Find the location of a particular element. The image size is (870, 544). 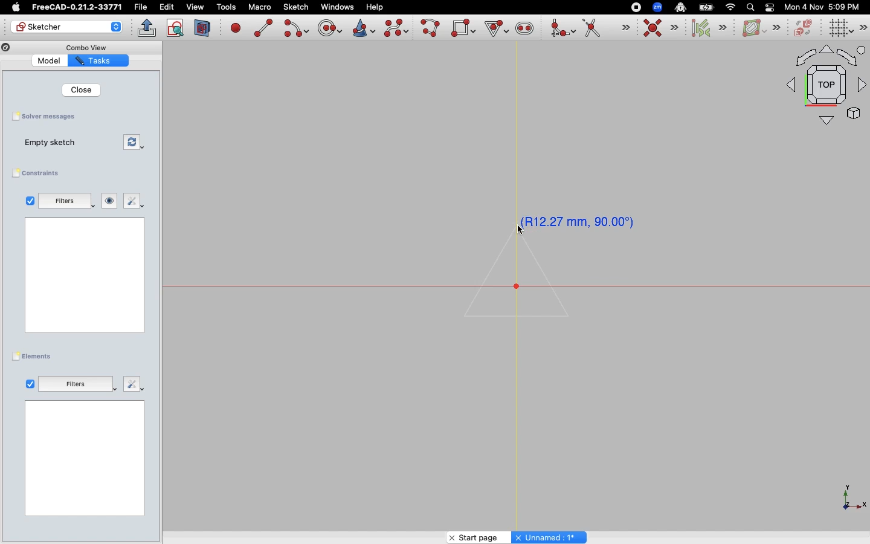

Triangle is located at coordinates (519, 276).